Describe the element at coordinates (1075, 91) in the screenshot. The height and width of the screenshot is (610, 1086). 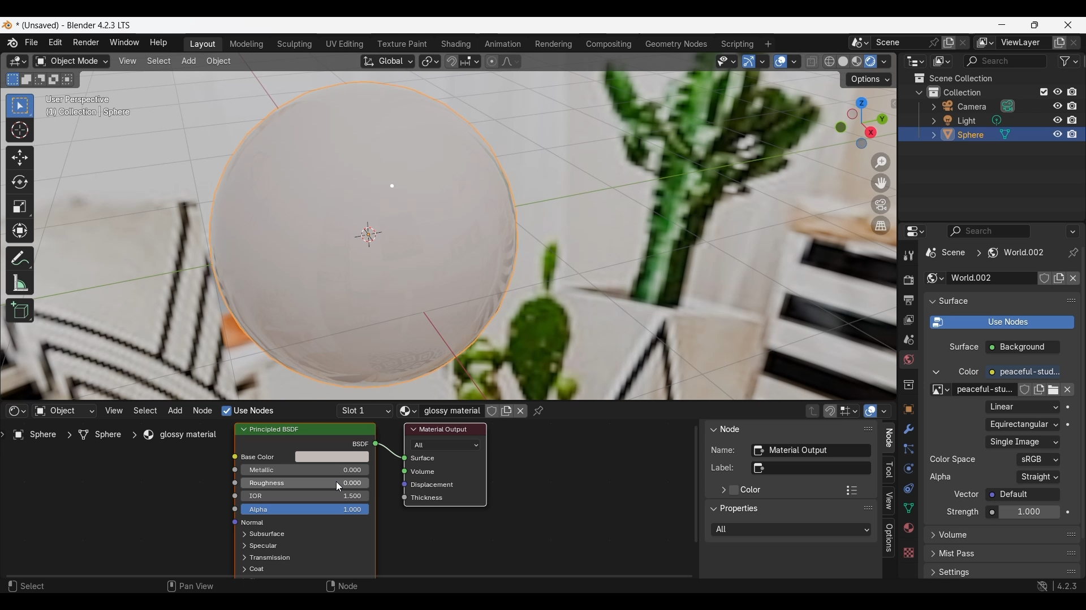
I see `Disable all respective renders` at that location.